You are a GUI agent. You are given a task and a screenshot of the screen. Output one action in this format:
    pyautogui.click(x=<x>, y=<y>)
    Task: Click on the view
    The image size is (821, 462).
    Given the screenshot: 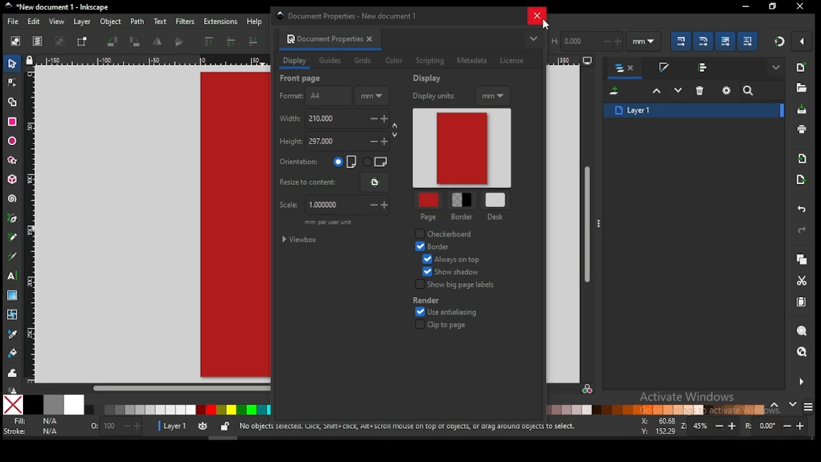 What is the action you would take?
    pyautogui.click(x=58, y=22)
    